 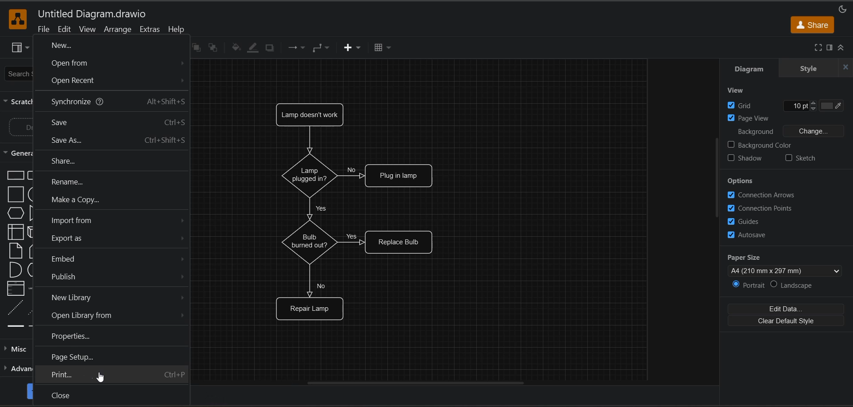 What do you see at coordinates (322, 48) in the screenshot?
I see `waypoints` at bounding box center [322, 48].